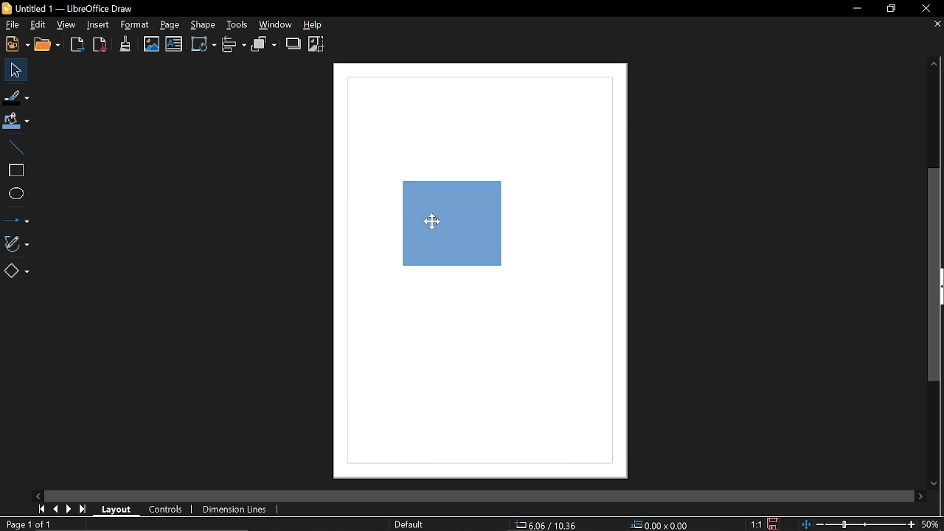 Image resolution: width=944 pixels, height=531 pixels. What do you see at coordinates (41, 510) in the screenshot?
I see `First page` at bounding box center [41, 510].